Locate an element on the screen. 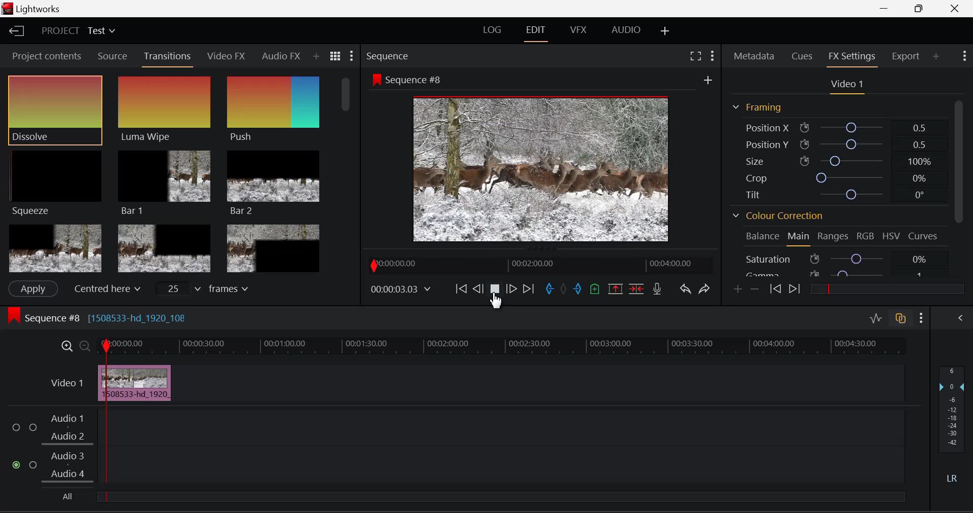 The image size is (973, 513). Balance is located at coordinates (760, 236).